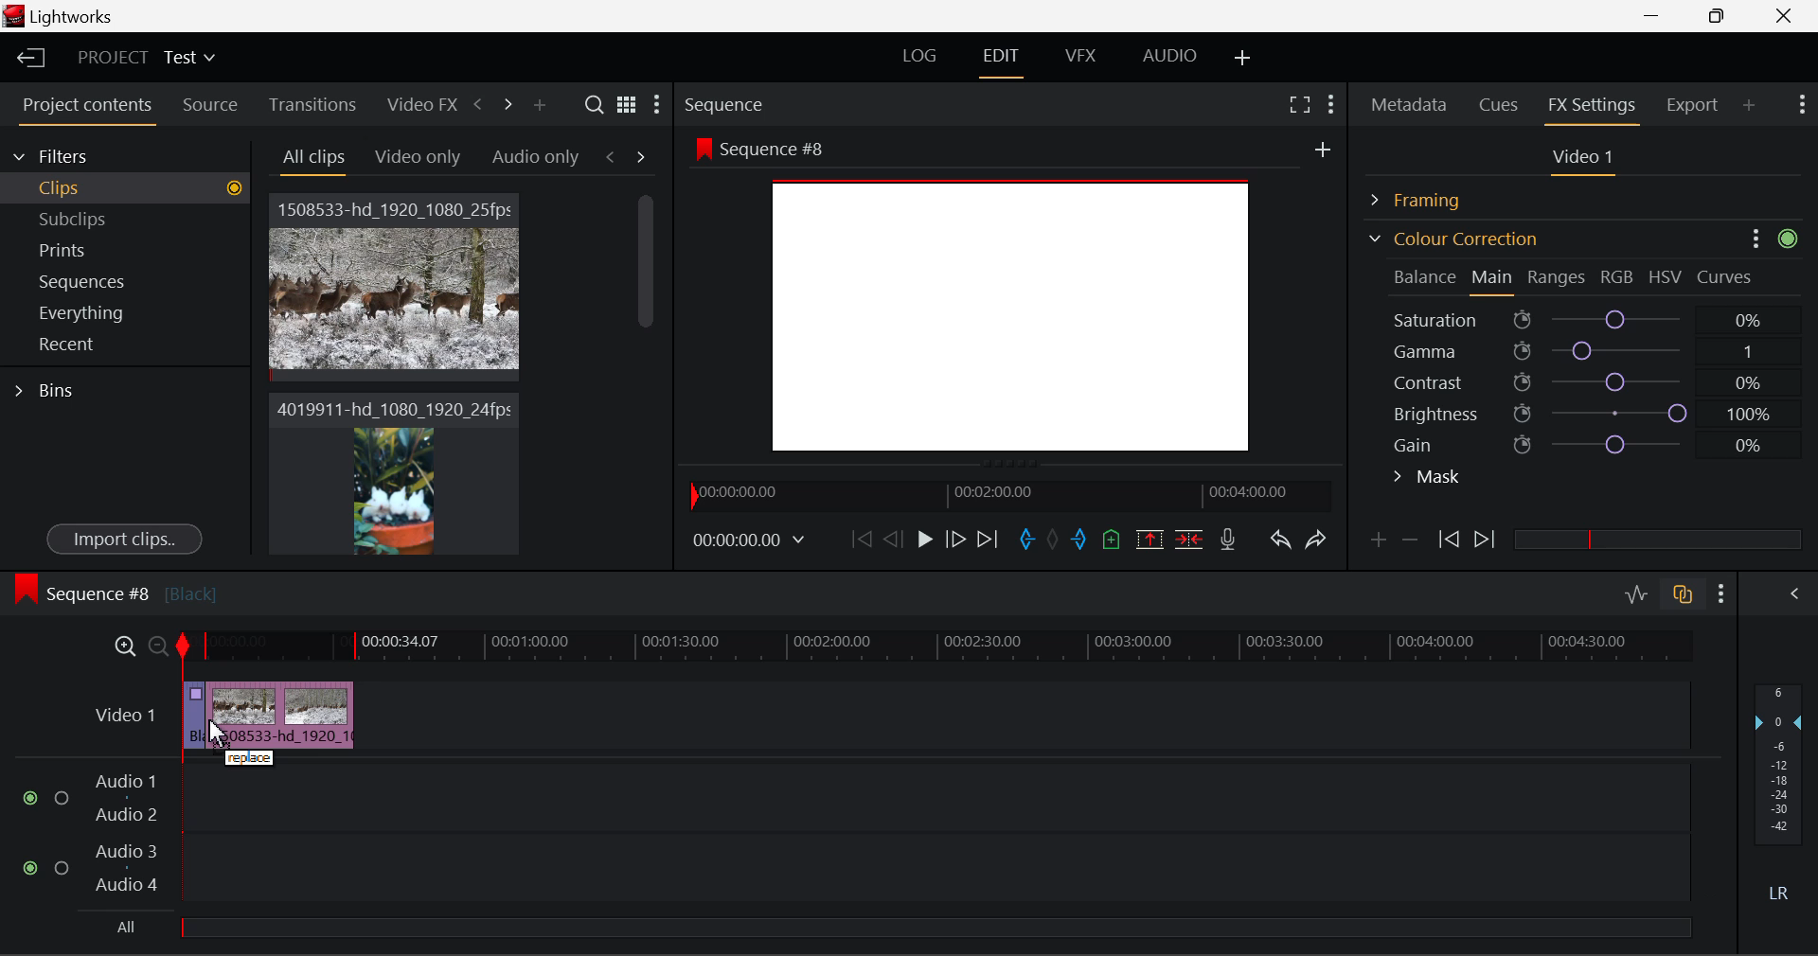 The image size is (1818, 956). What do you see at coordinates (1189, 539) in the screenshot?
I see `Delete/Cut` at bounding box center [1189, 539].